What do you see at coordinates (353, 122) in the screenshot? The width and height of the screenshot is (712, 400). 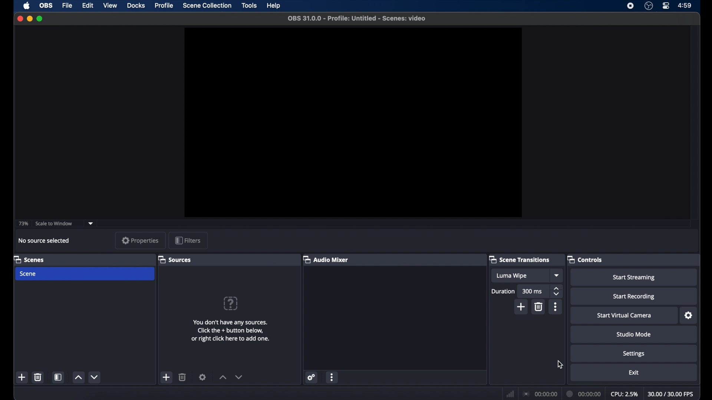 I see `preview` at bounding box center [353, 122].